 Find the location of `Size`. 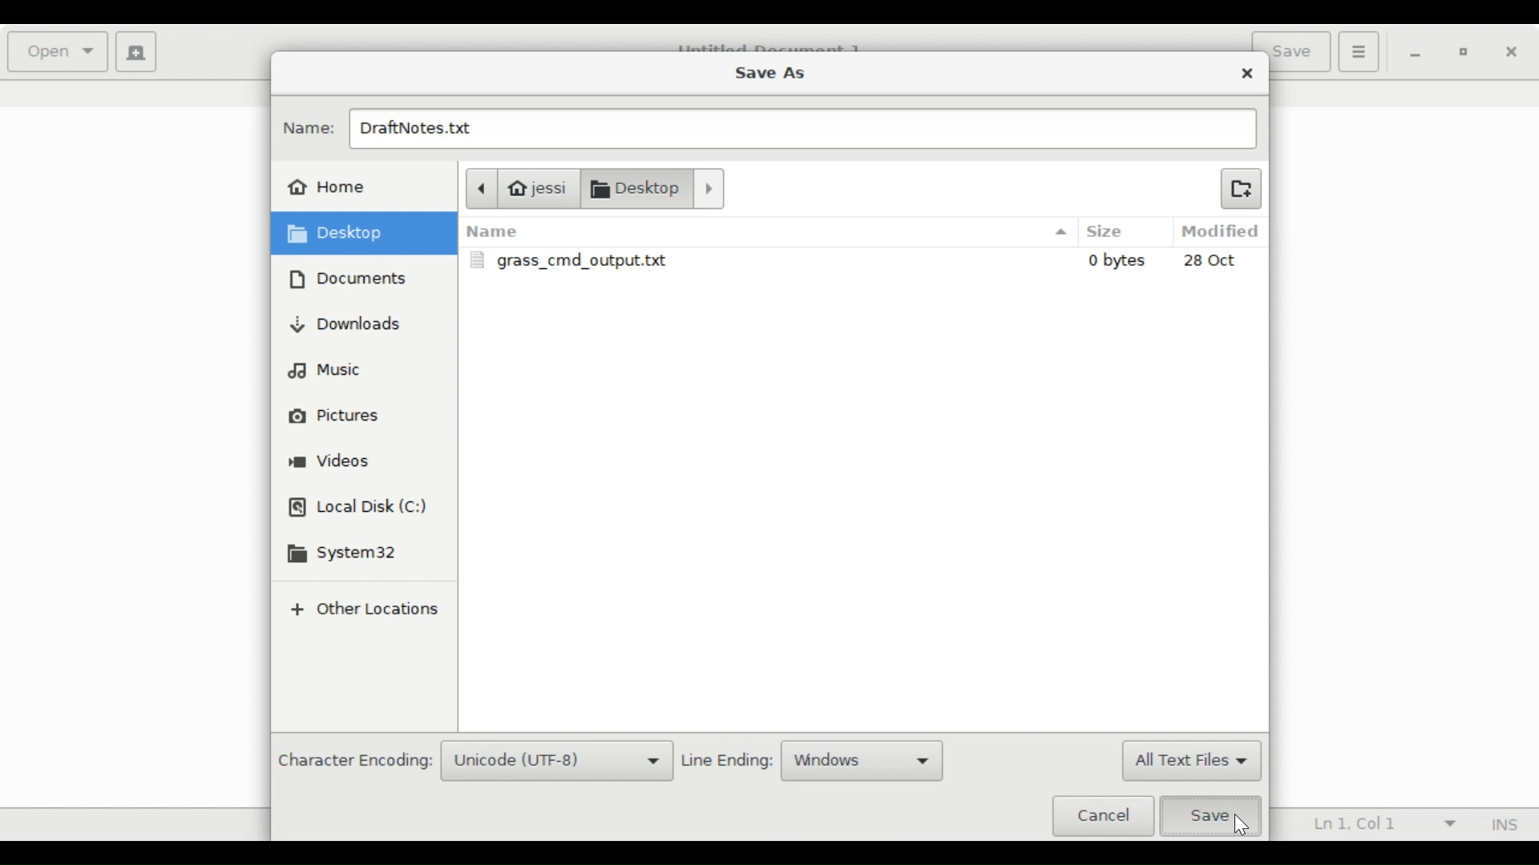

Size is located at coordinates (1118, 232).